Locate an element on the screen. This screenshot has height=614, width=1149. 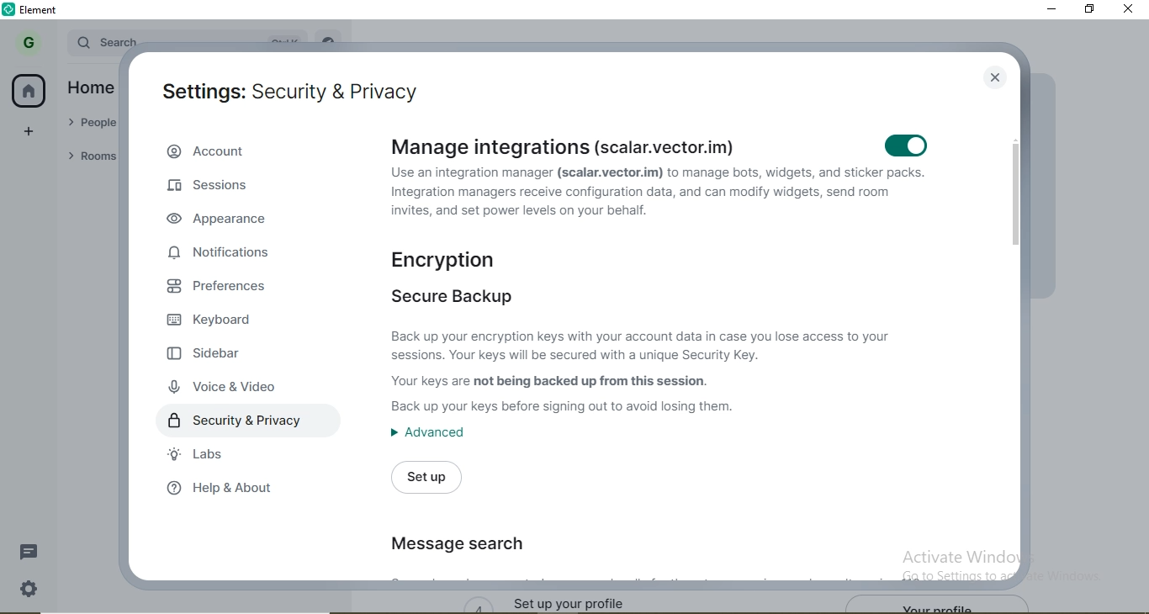
People is located at coordinates (90, 121).